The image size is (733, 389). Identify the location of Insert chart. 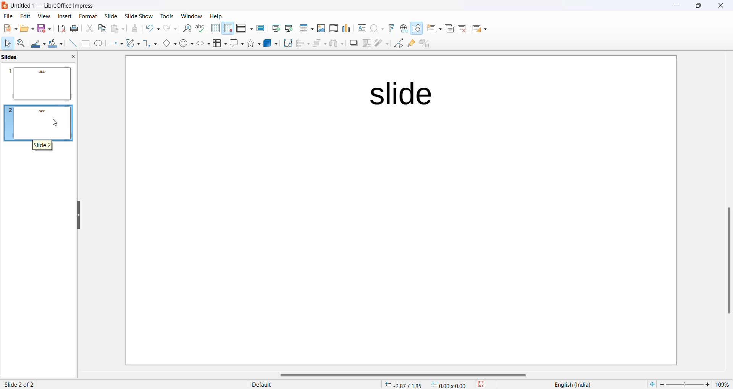
(345, 28).